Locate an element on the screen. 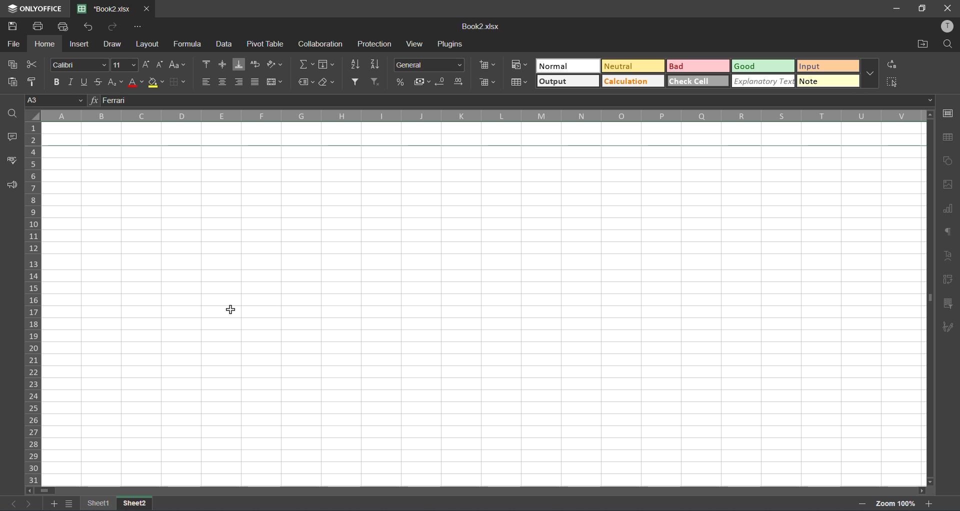 Image resolution: width=960 pixels, height=511 pixels. feedback is located at coordinates (14, 185).